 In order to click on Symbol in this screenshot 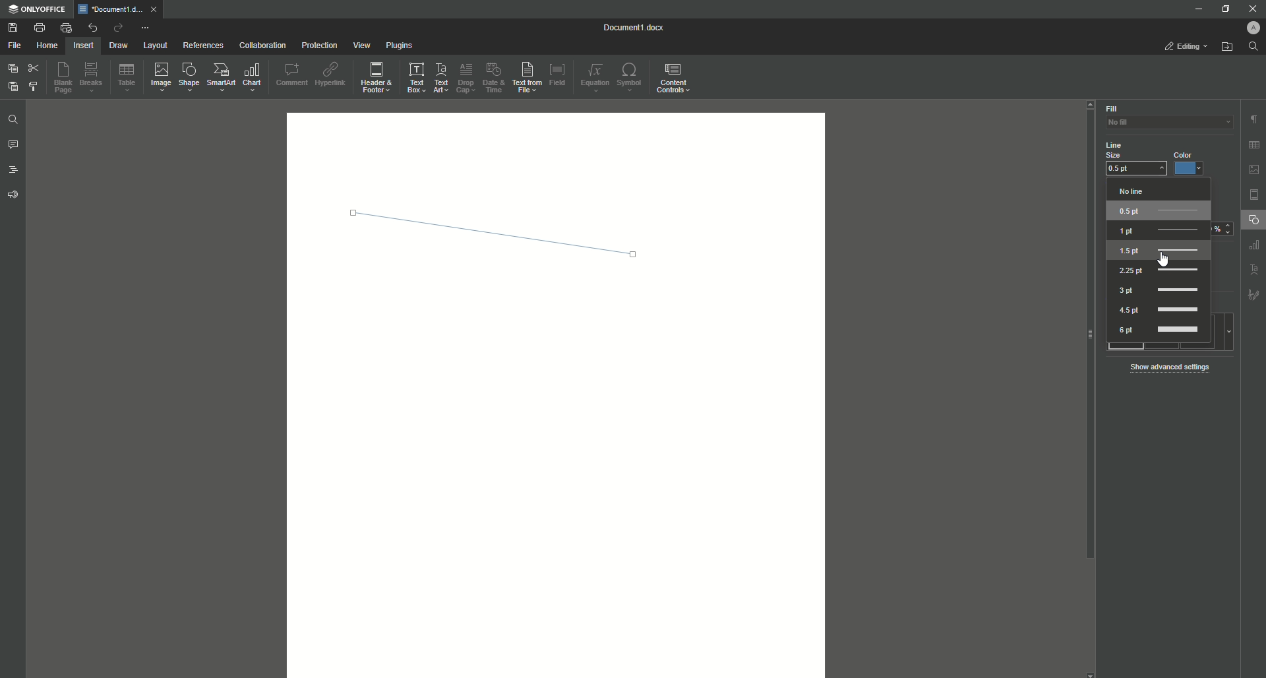, I will do `click(631, 78)`.